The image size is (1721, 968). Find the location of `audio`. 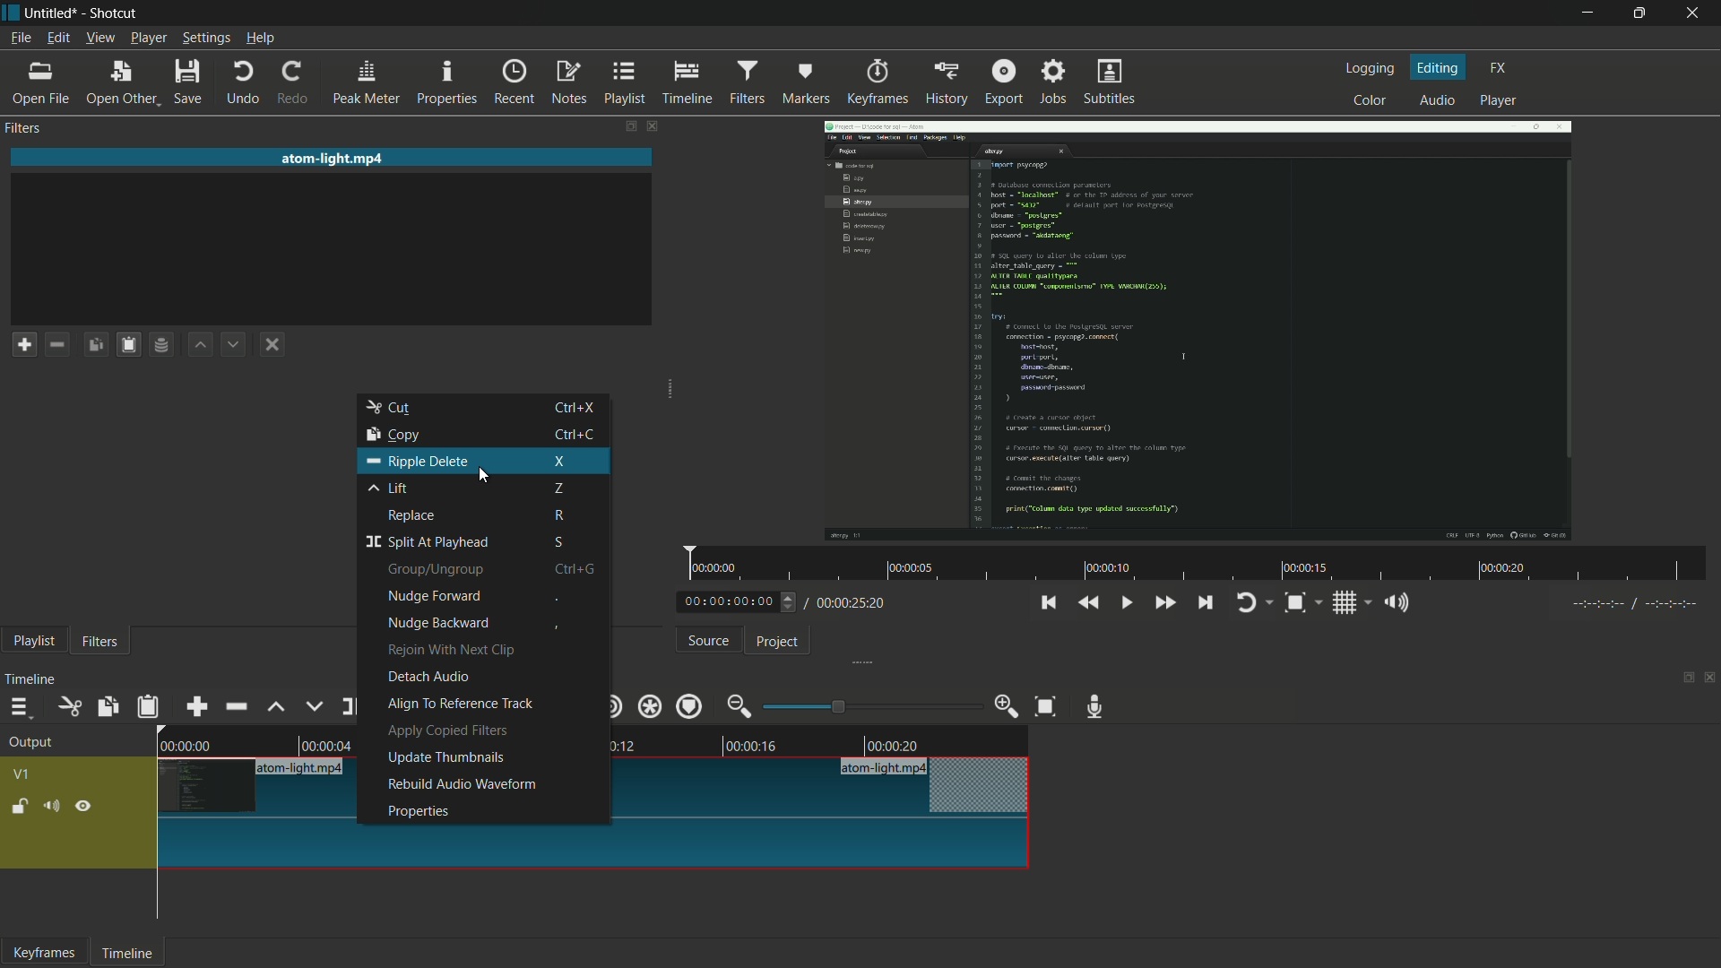

audio is located at coordinates (1439, 100).